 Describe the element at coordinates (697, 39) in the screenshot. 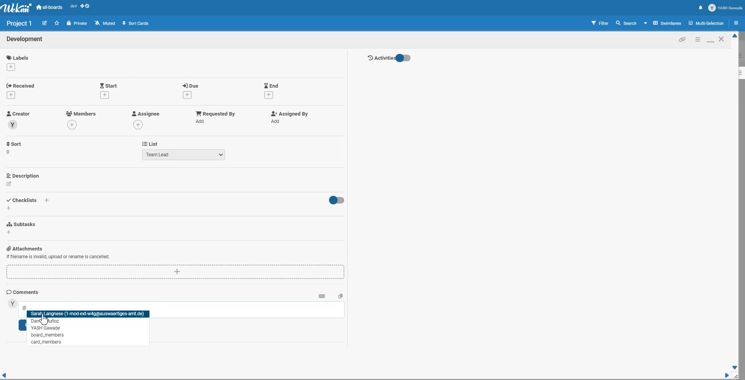

I see `Minimize` at that location.